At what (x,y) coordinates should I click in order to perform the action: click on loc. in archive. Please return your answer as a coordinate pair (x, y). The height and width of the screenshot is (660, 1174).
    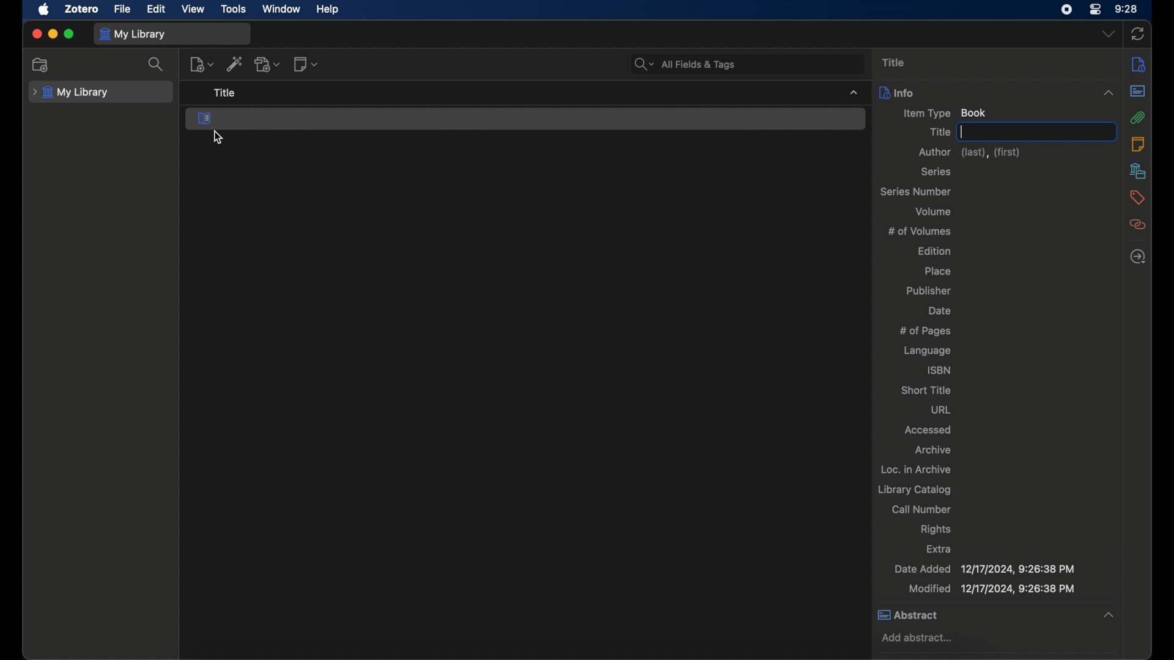
    Looking at the image, I should click on (916, 469).